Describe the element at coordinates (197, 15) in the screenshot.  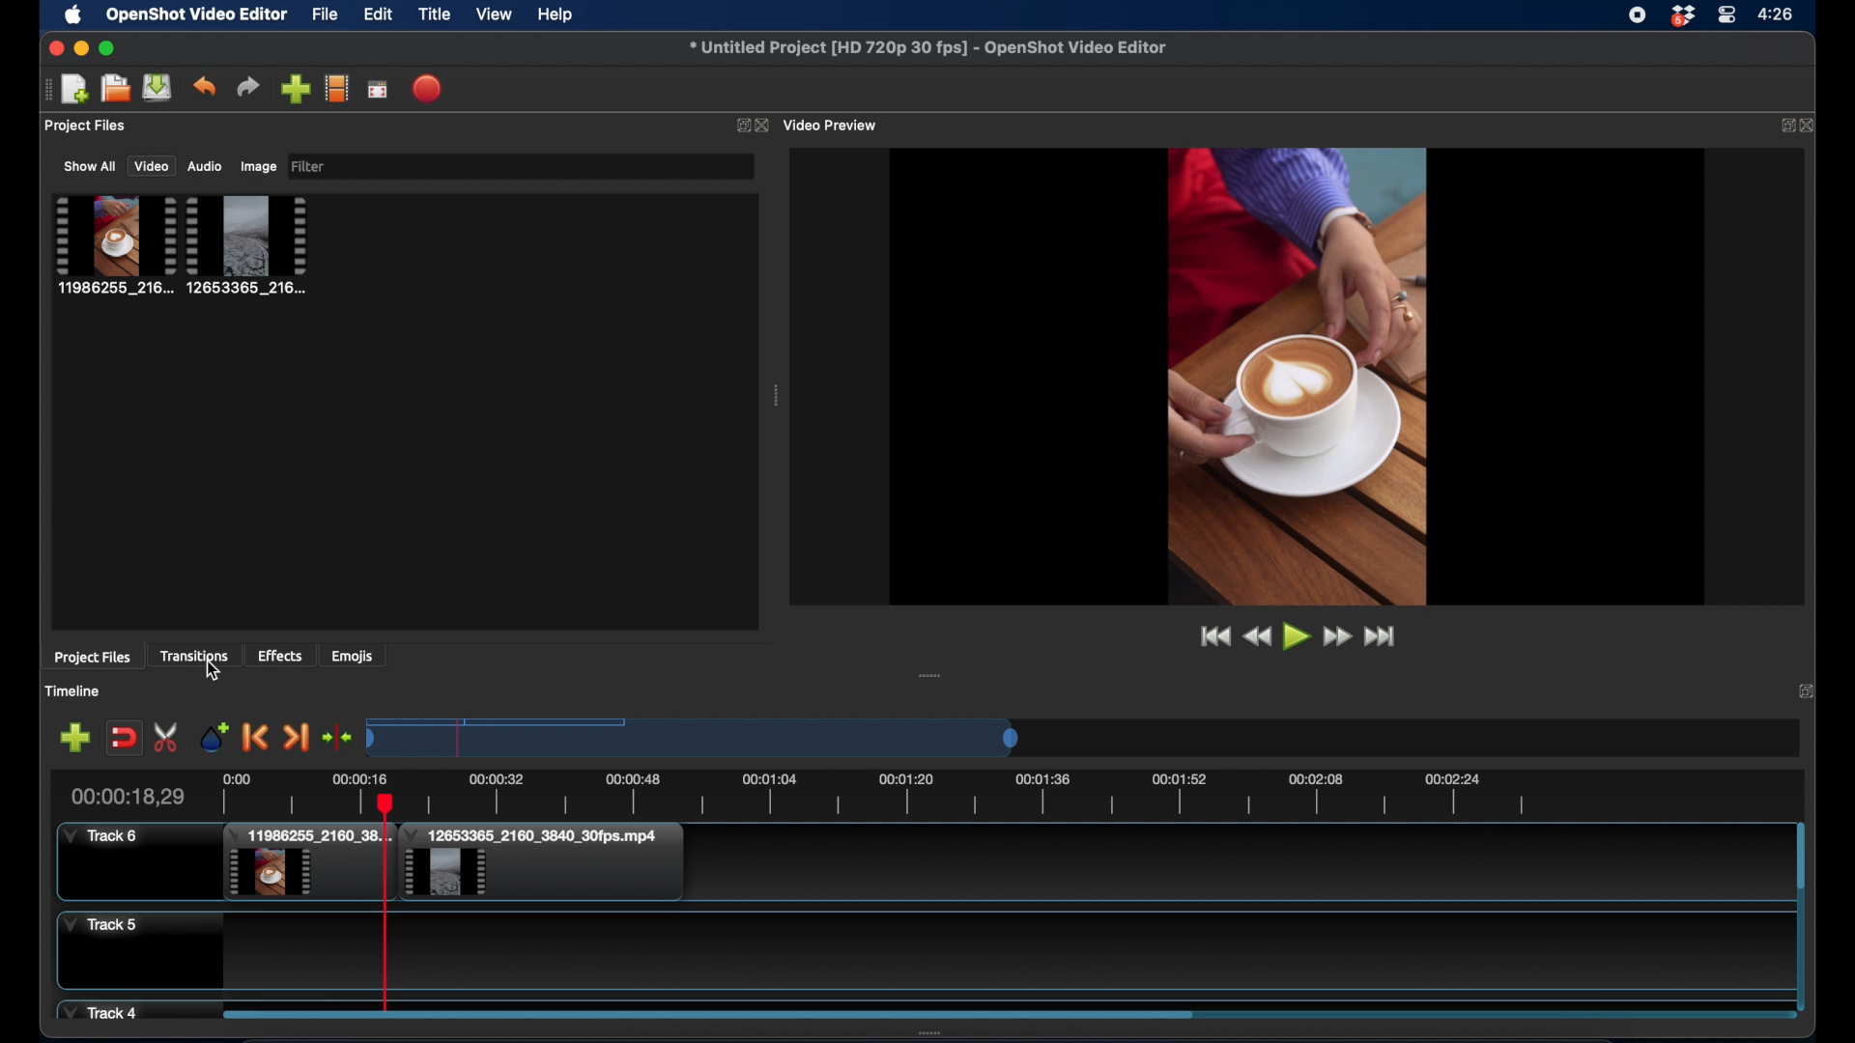
I see `openshot video editor` at that location.